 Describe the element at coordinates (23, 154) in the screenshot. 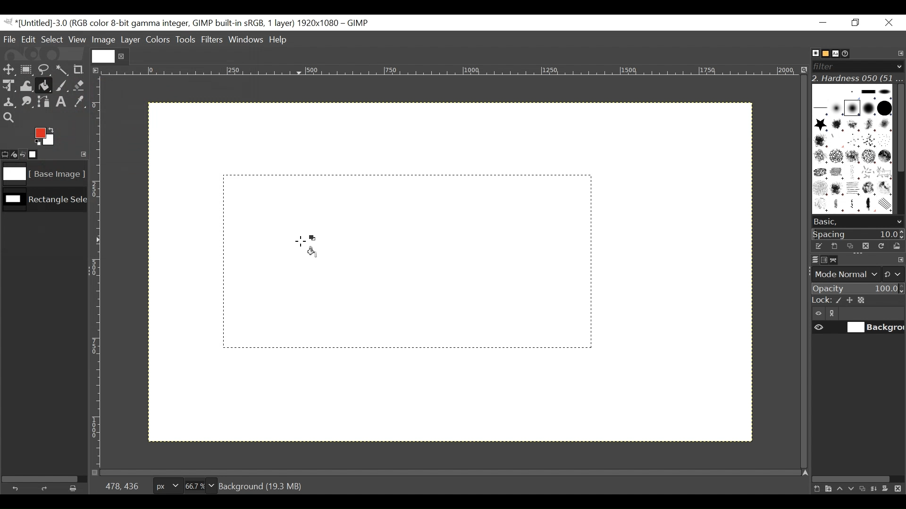

I see `Undo last action` at that location.